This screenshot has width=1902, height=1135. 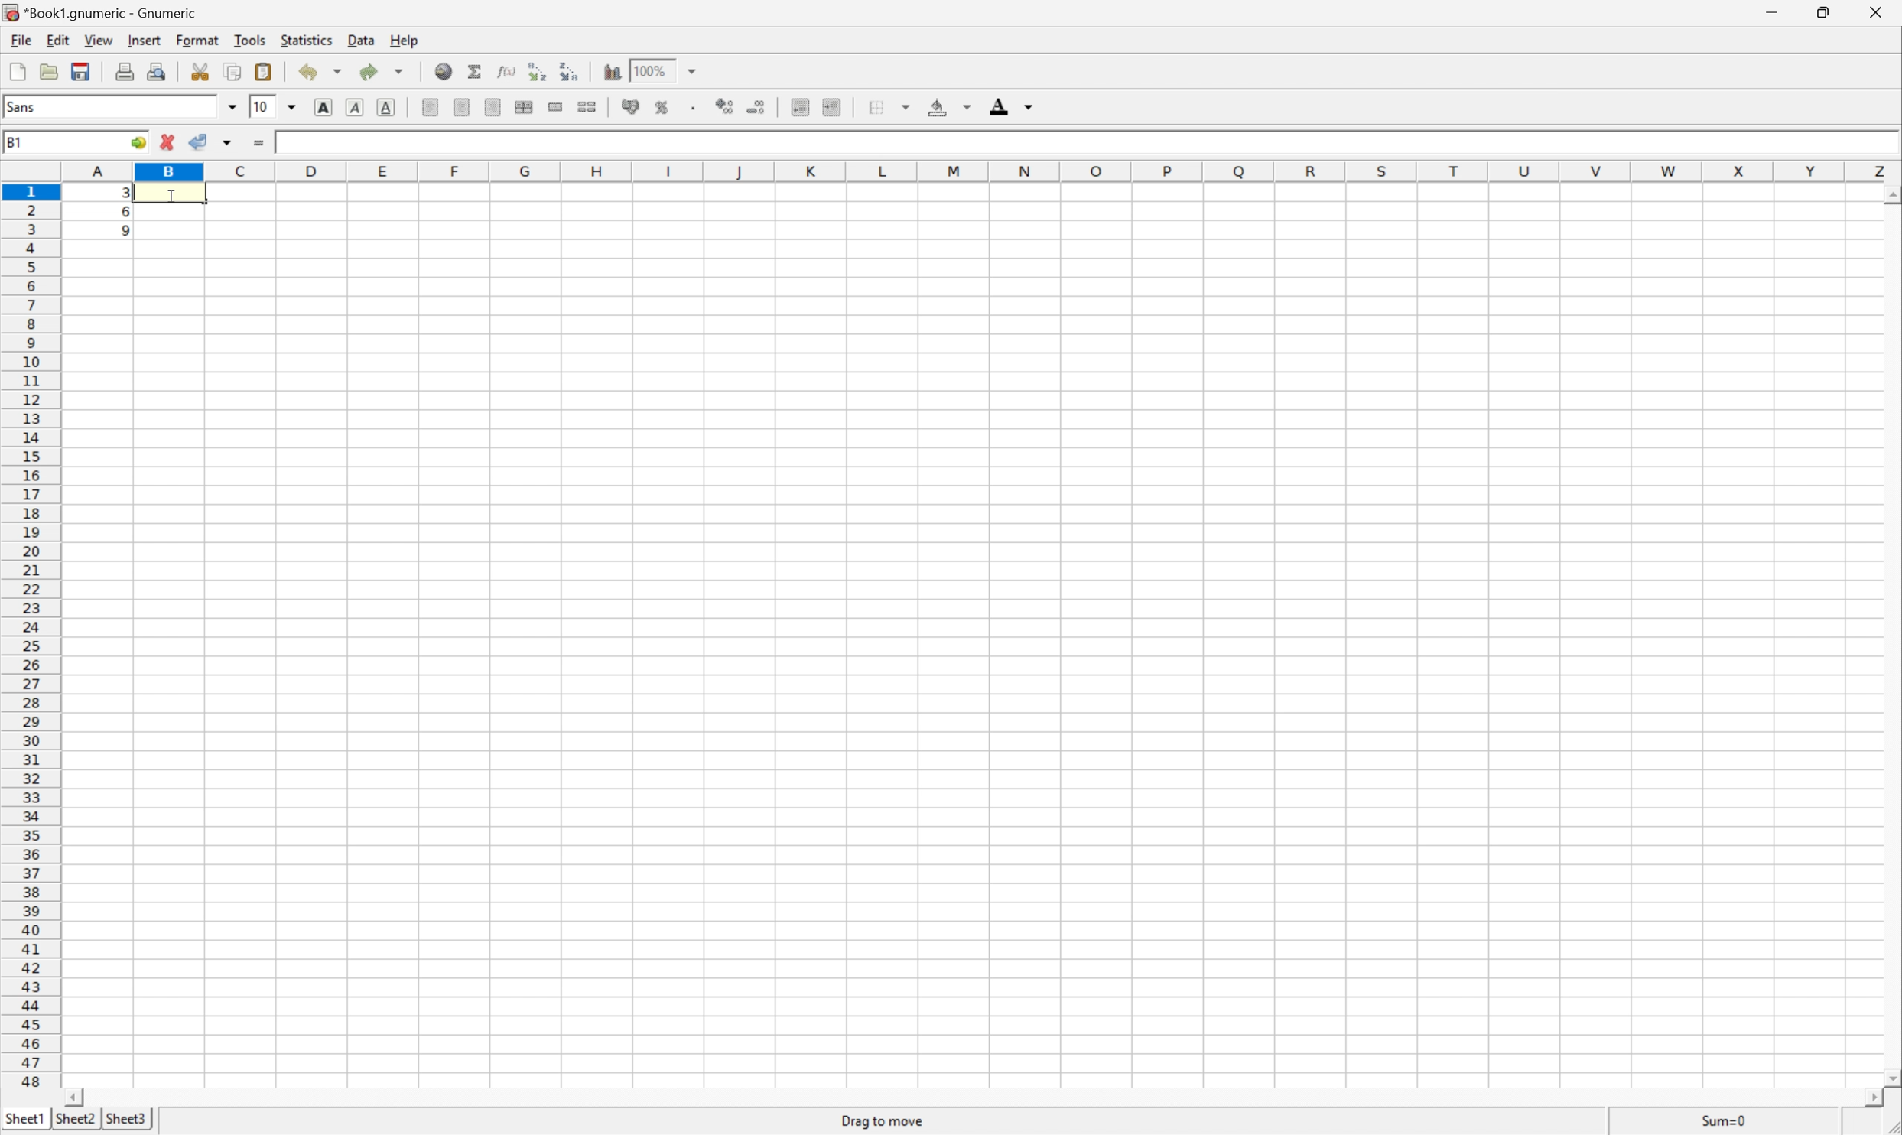 What do you see at coordinates (388, 107) in the screenshot?
I see `Underline` at bounding box center [388, 107].